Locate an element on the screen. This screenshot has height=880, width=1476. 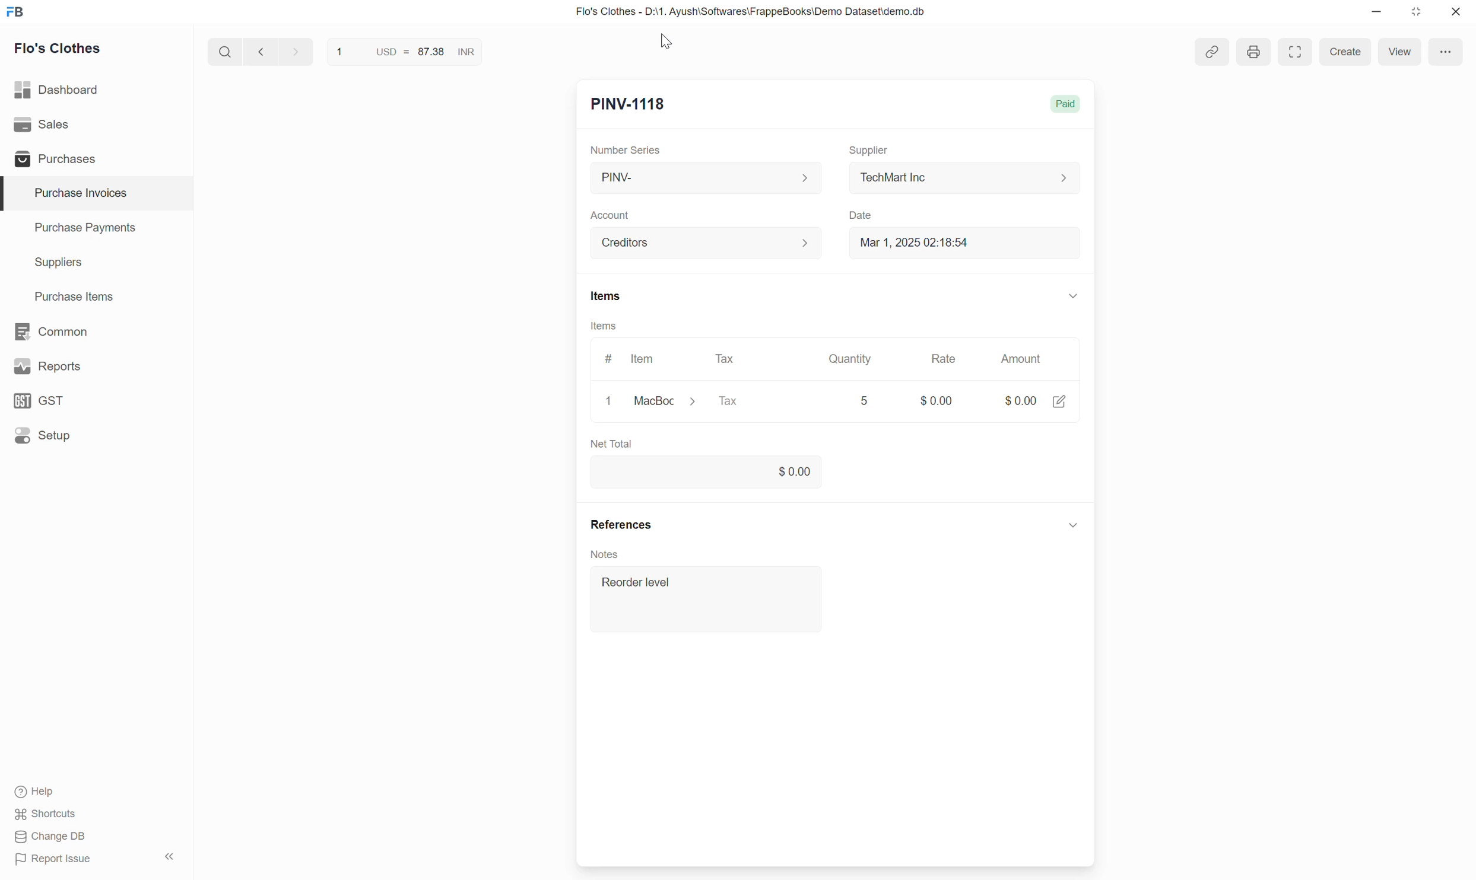
Flo's Clothes - D:\1. Ayush\Softwares\FrappeBooks\Demo Dataset\demo.db is located at coordinates (751, 11).